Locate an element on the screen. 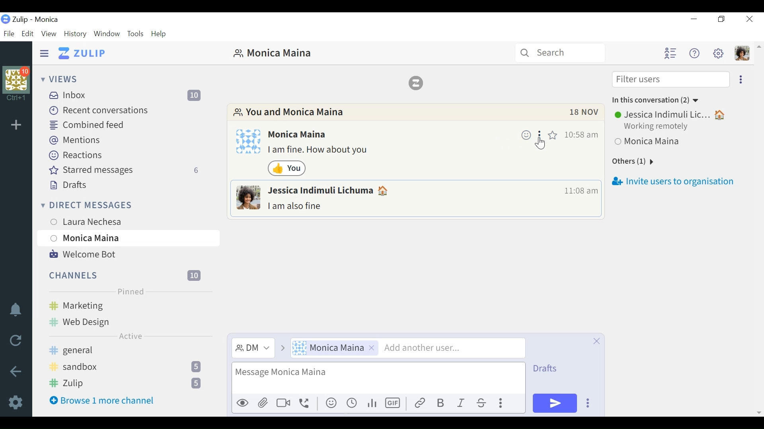  Ctrl+1 shortcut is located at coordinates (16, 98).